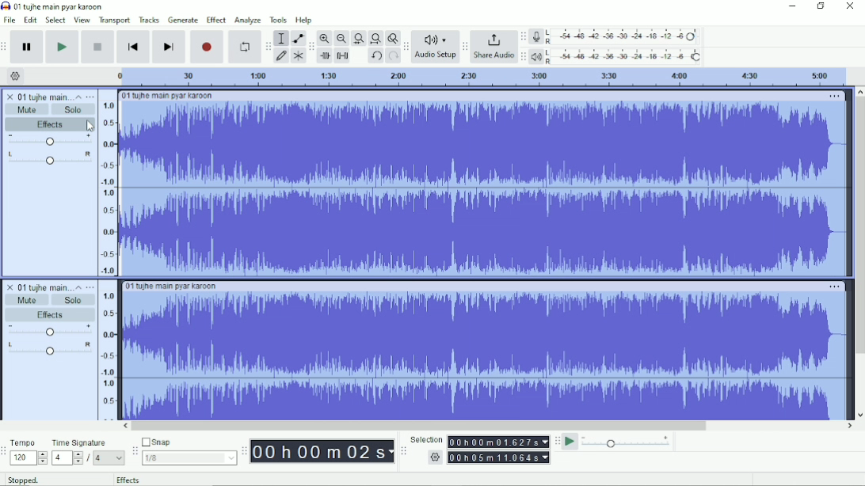 The height and width of the screenshot is (486, 865). What do you see at coordinates (311, 47) in the screenshot?
I see `Audacity edit toolbar` at bounding box center [311, 47].